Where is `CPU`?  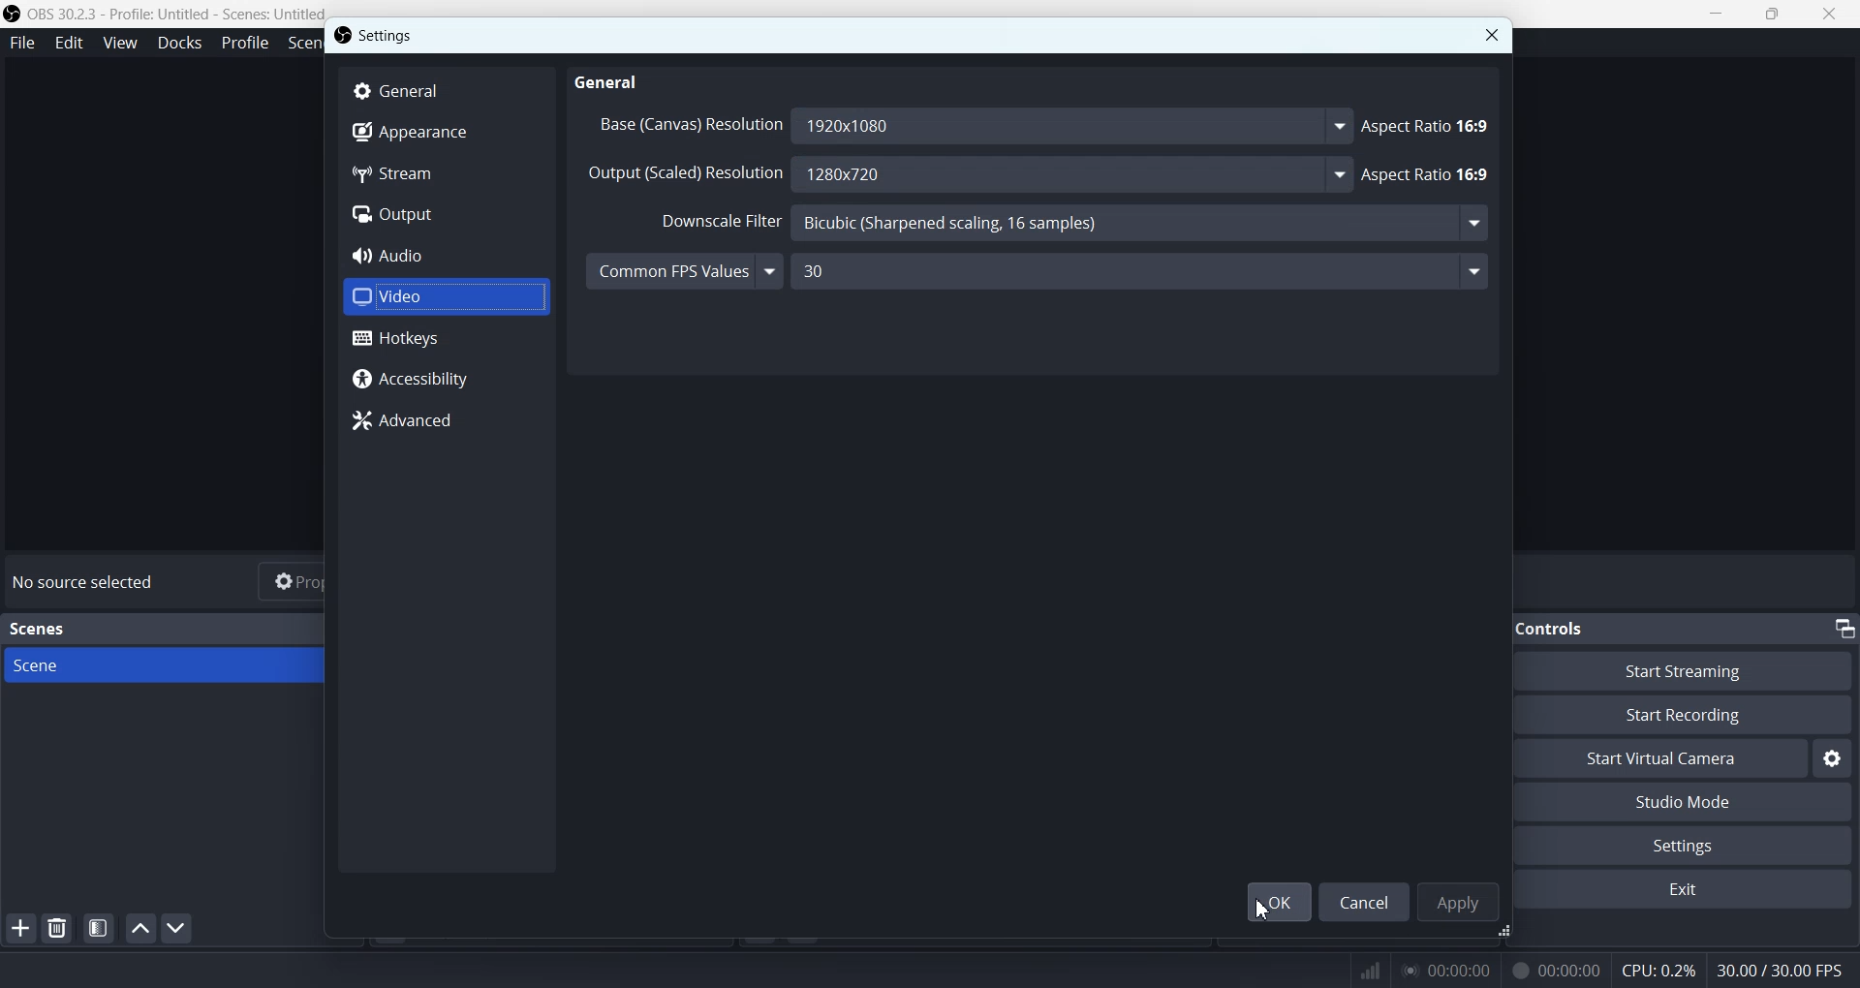 CPU is located at coordinates (1659, 972).